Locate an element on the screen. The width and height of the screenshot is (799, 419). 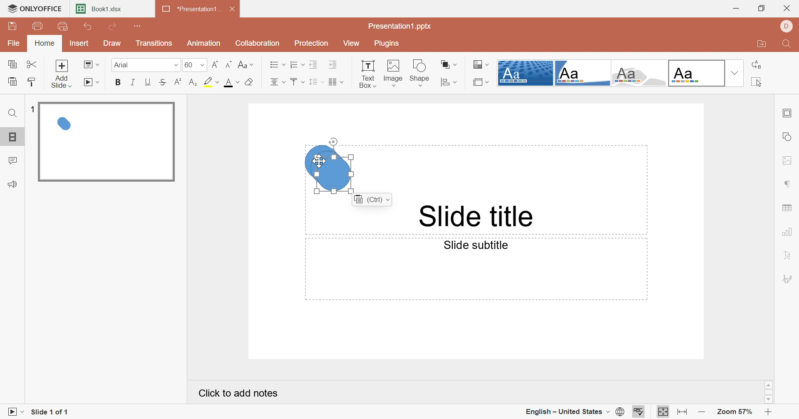
Spell checking is located at coordinates (639, 412).